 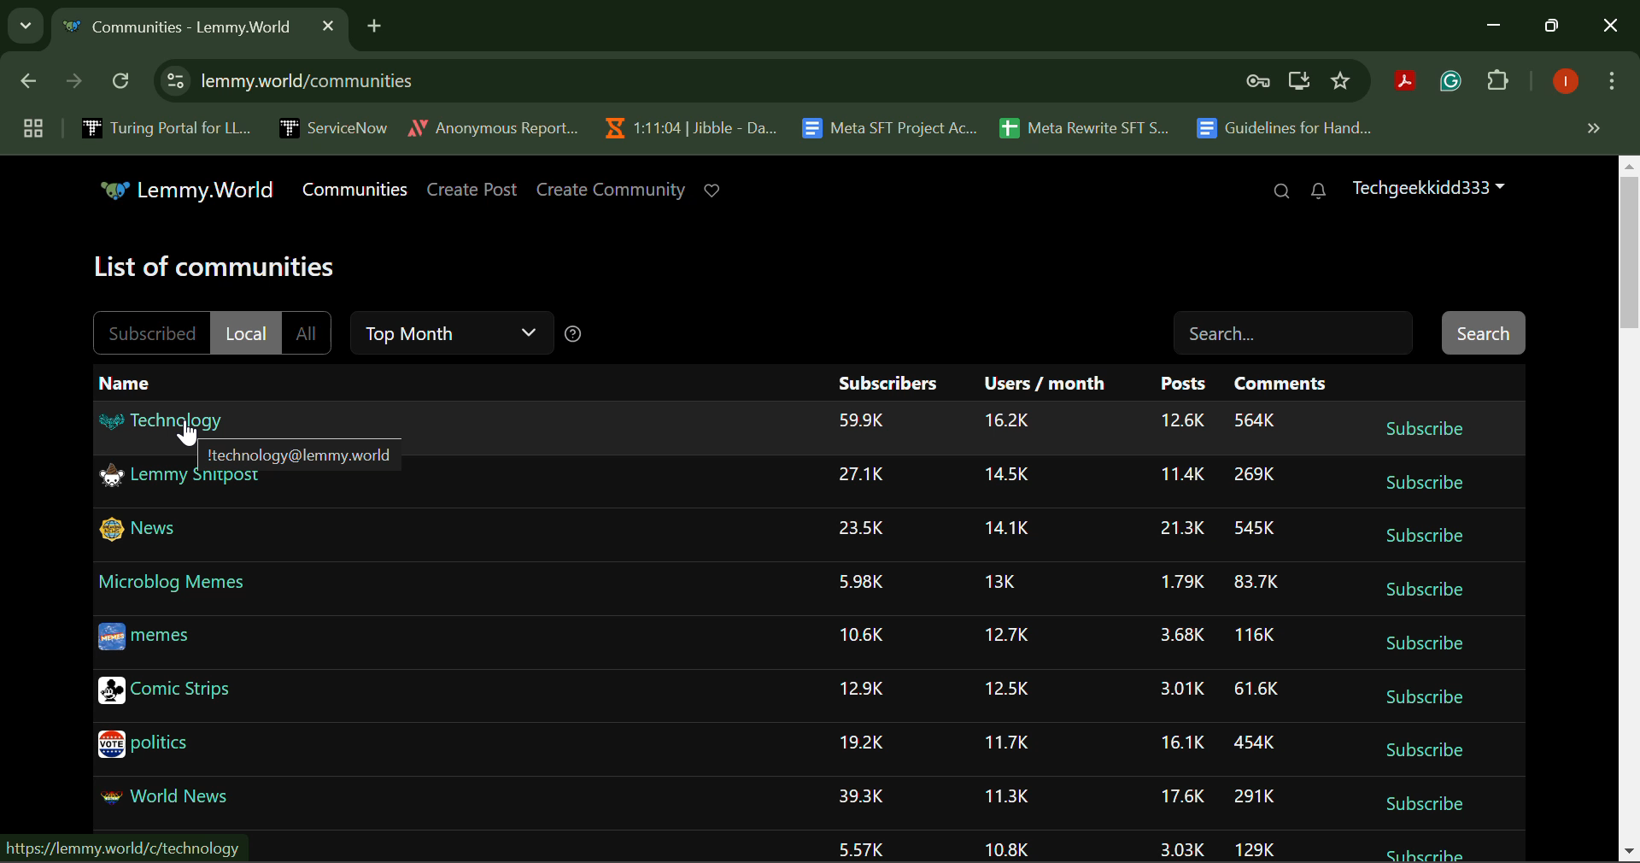 I want to click on Donate to Lemmy, so click(x=714, y=191).